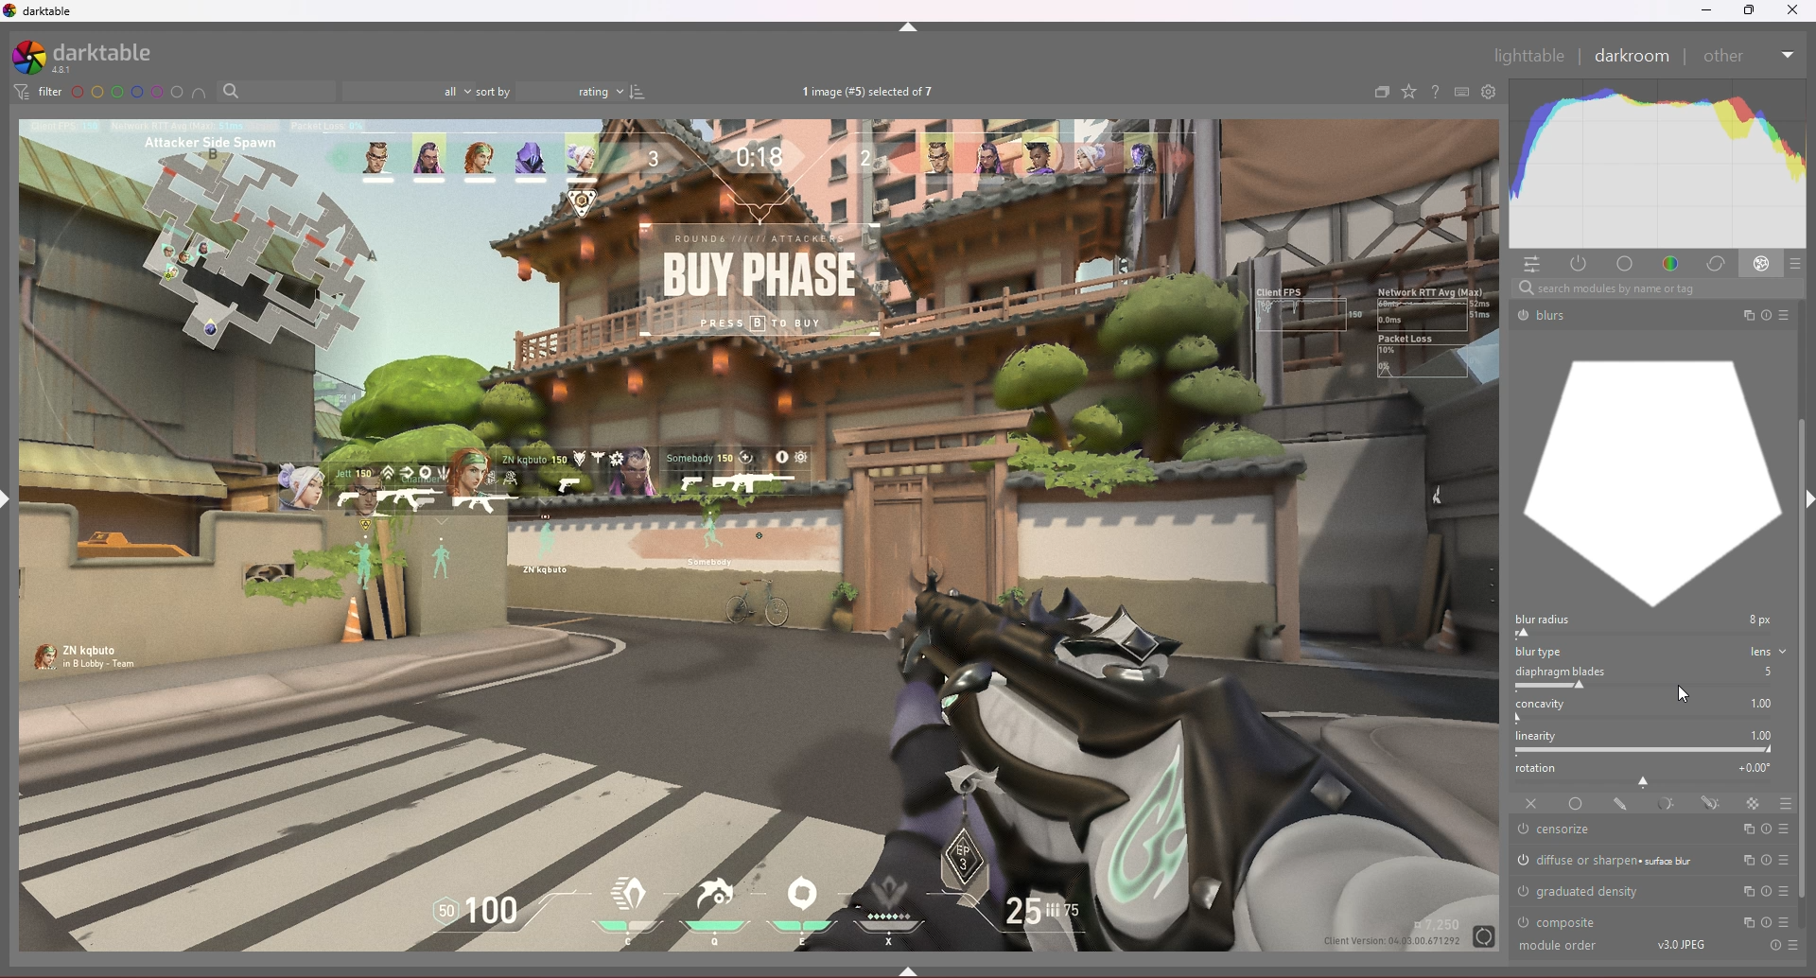 This screenshot has width=1816, height=978. I want to click on include color label, so click(198, 92).